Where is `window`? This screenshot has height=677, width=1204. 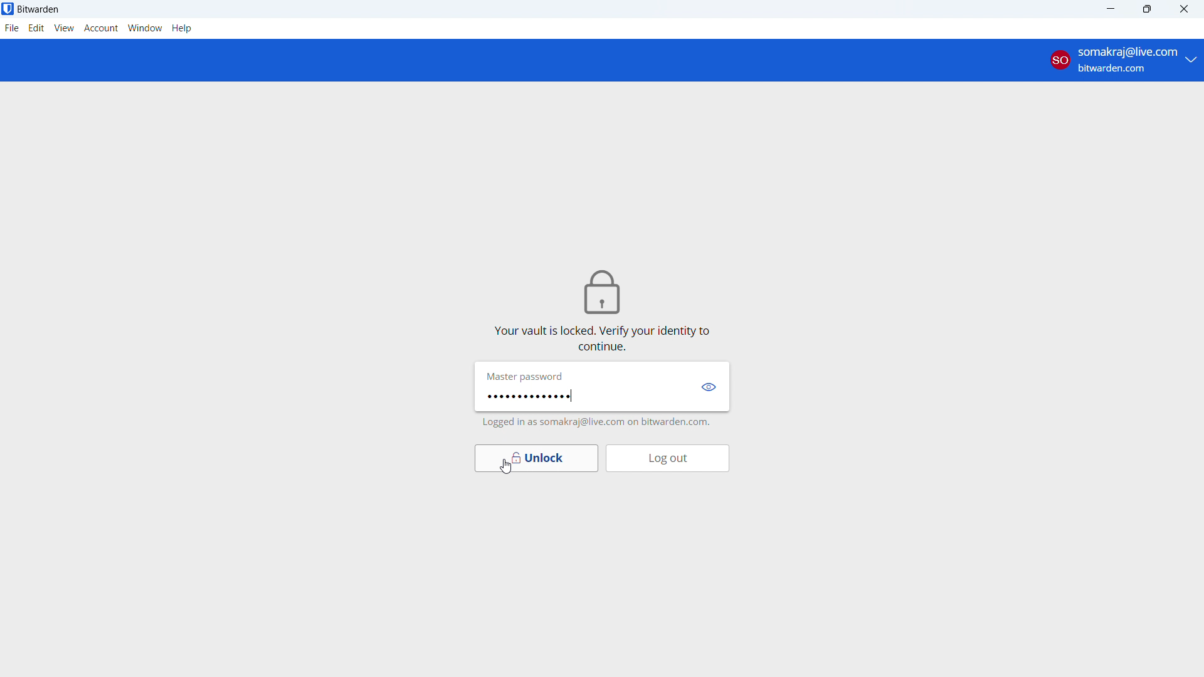 window is located at coordinates (145, 28).